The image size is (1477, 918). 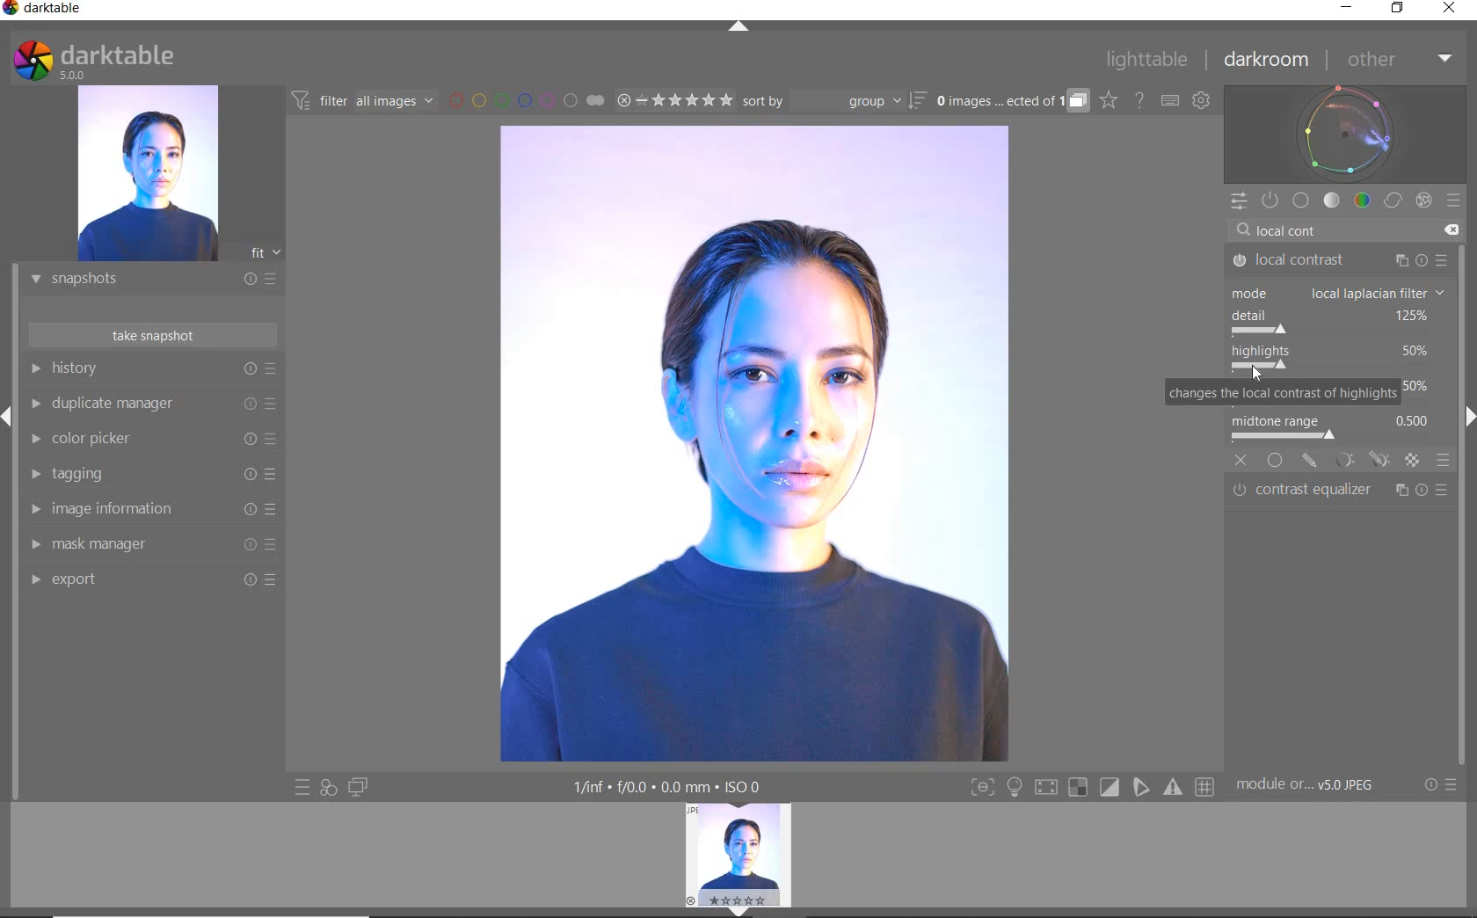 What do you see at coordinates (1045, 790) in the screenshot?
I see `Button` at bounding box center [1045, 790].